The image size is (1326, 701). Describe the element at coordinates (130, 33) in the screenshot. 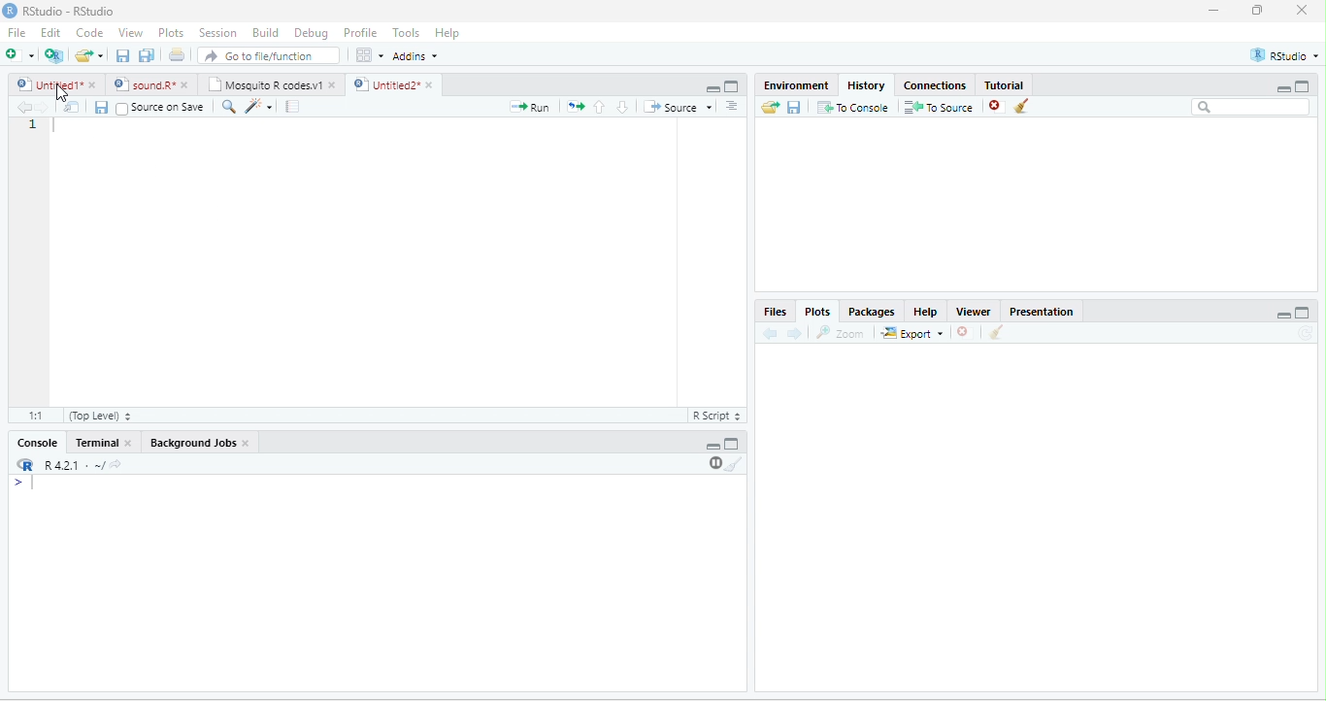

I see `View` at that location.